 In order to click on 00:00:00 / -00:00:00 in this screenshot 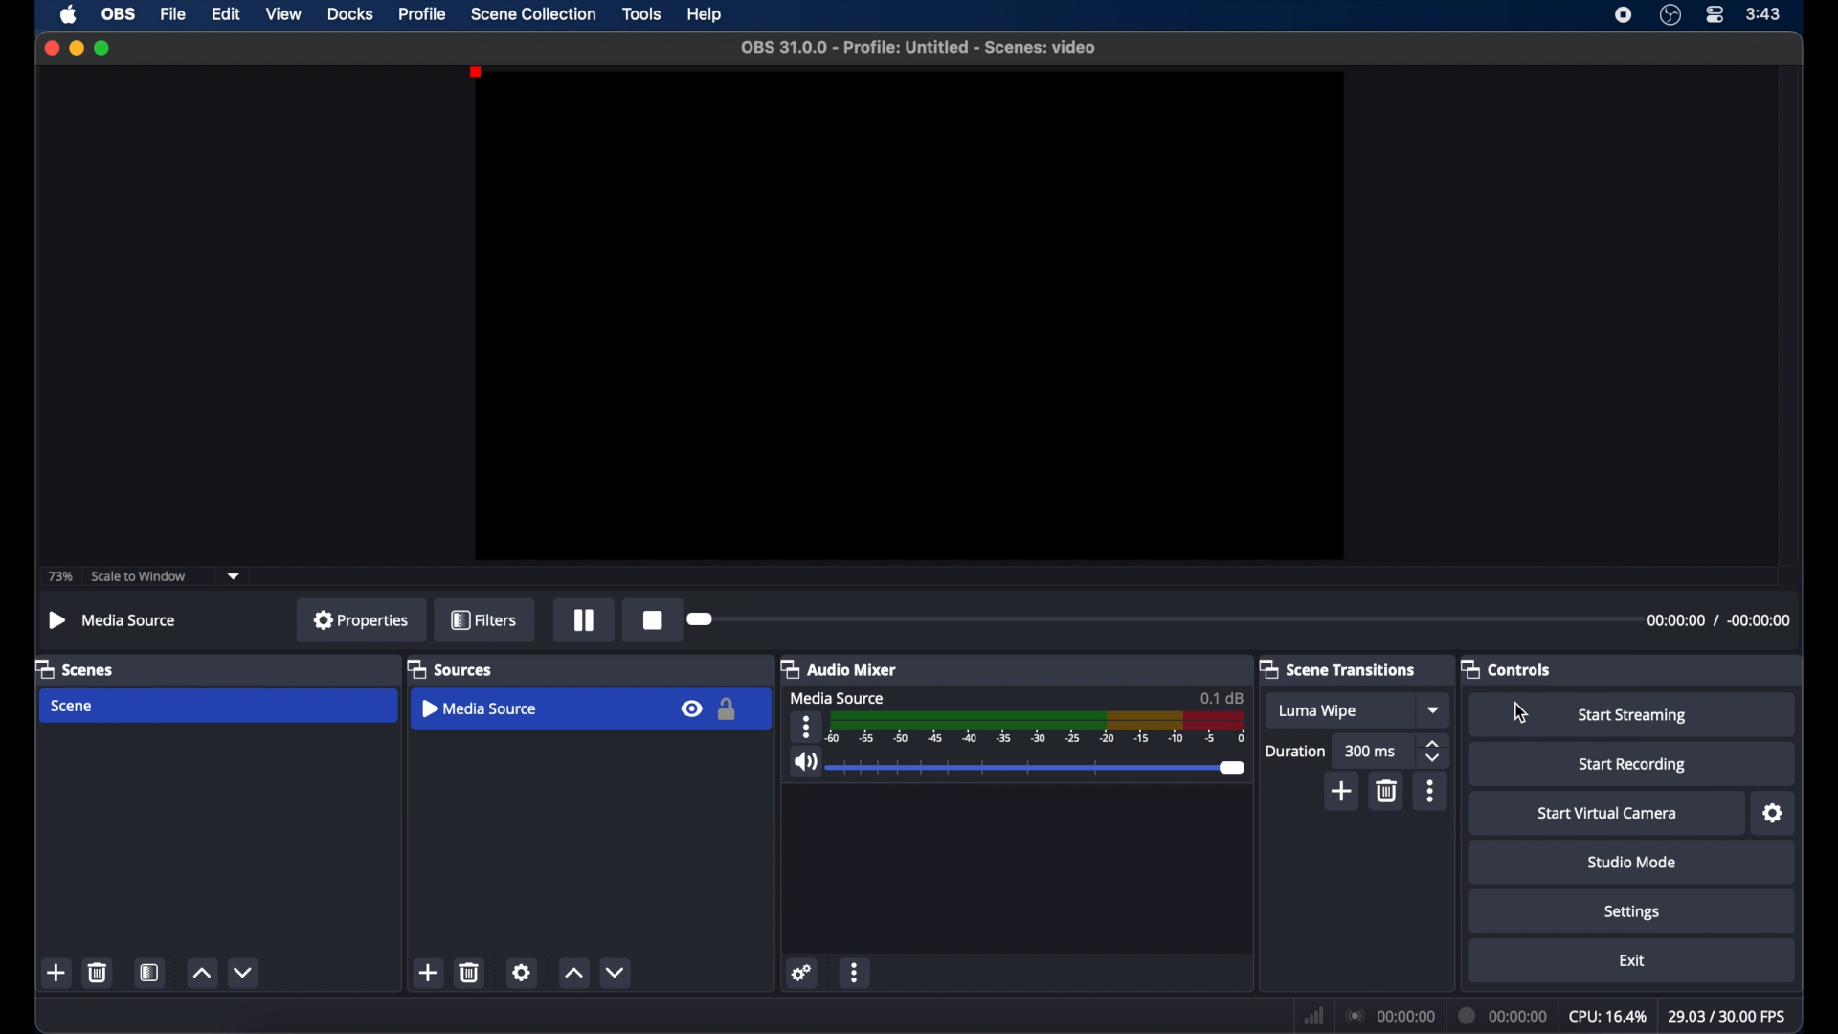, I will do `click(1719, 620)`.